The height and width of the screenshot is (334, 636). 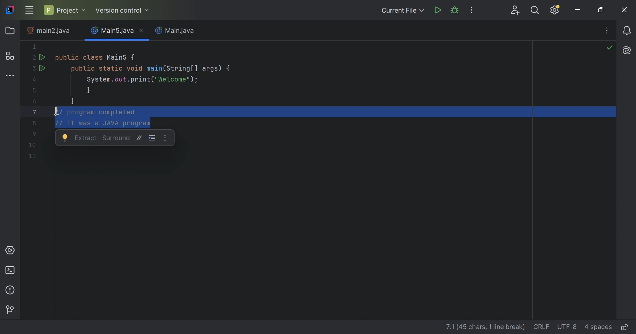 I want to click on Folder icon, so click(x=10, y=31).